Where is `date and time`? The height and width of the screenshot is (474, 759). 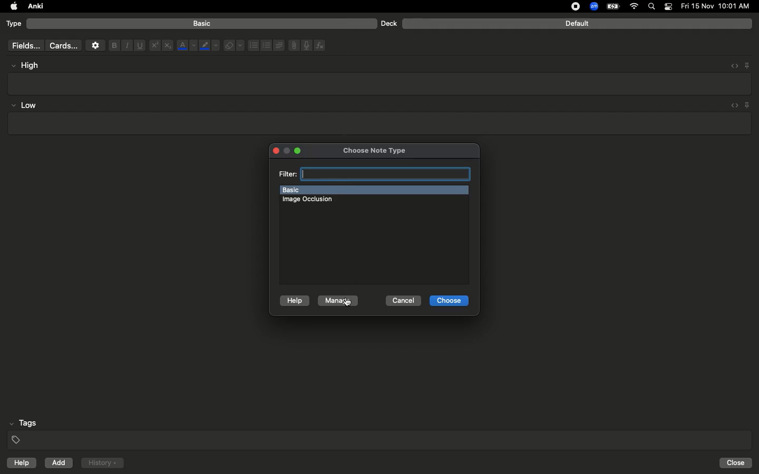
date and time is located at coordinates (718, 6).